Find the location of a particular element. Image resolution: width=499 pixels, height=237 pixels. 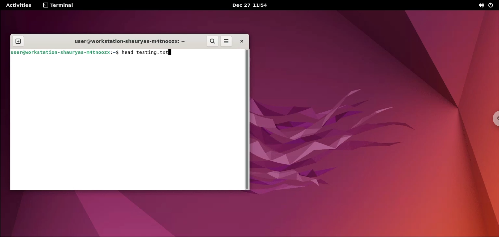

terminal title: user@workstation-shauryas-m4tnoozx:~$  is located at coordinates (127, 41).